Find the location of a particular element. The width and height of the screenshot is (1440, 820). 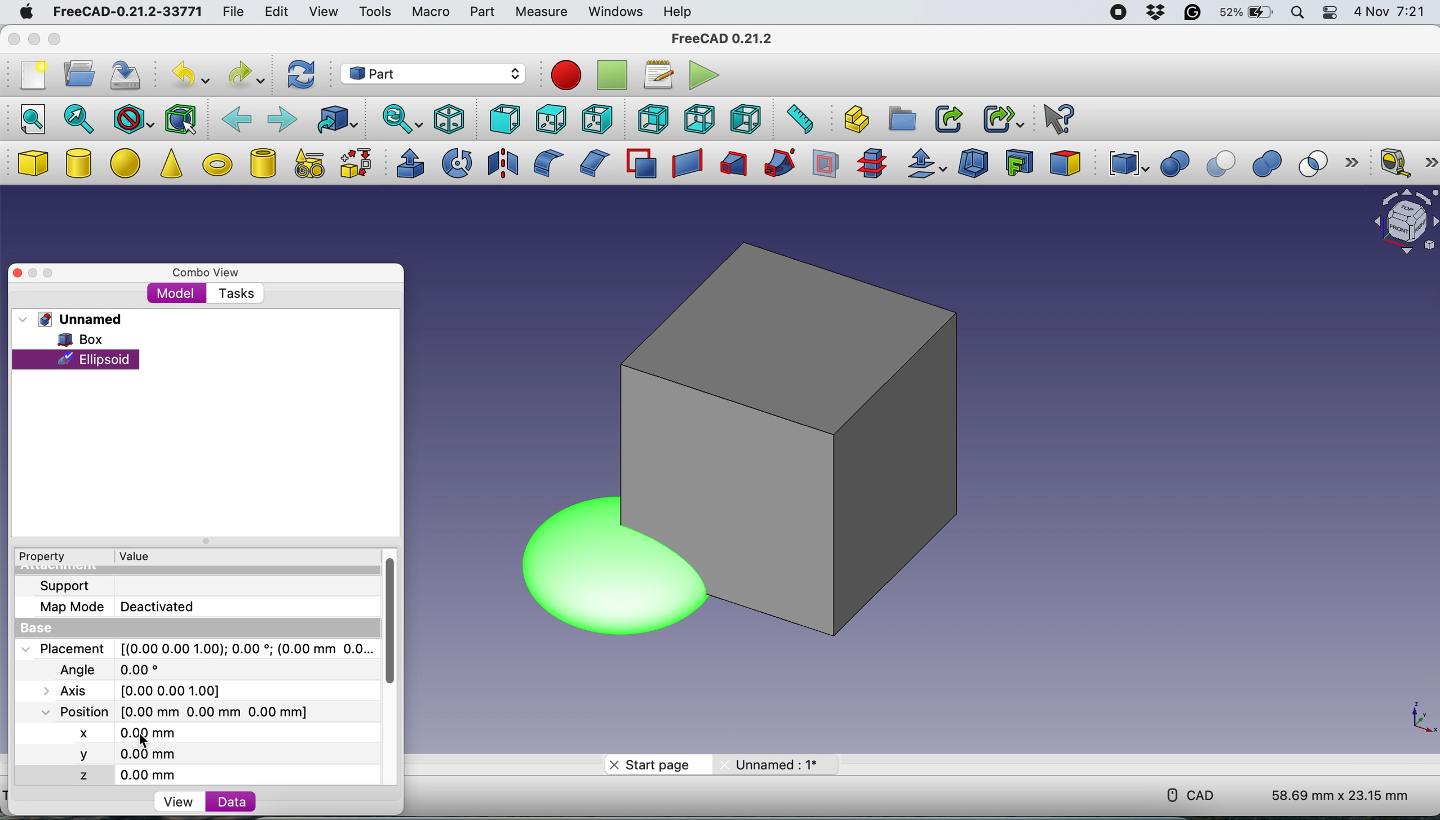

create tube is located at coordinates (262, 163).